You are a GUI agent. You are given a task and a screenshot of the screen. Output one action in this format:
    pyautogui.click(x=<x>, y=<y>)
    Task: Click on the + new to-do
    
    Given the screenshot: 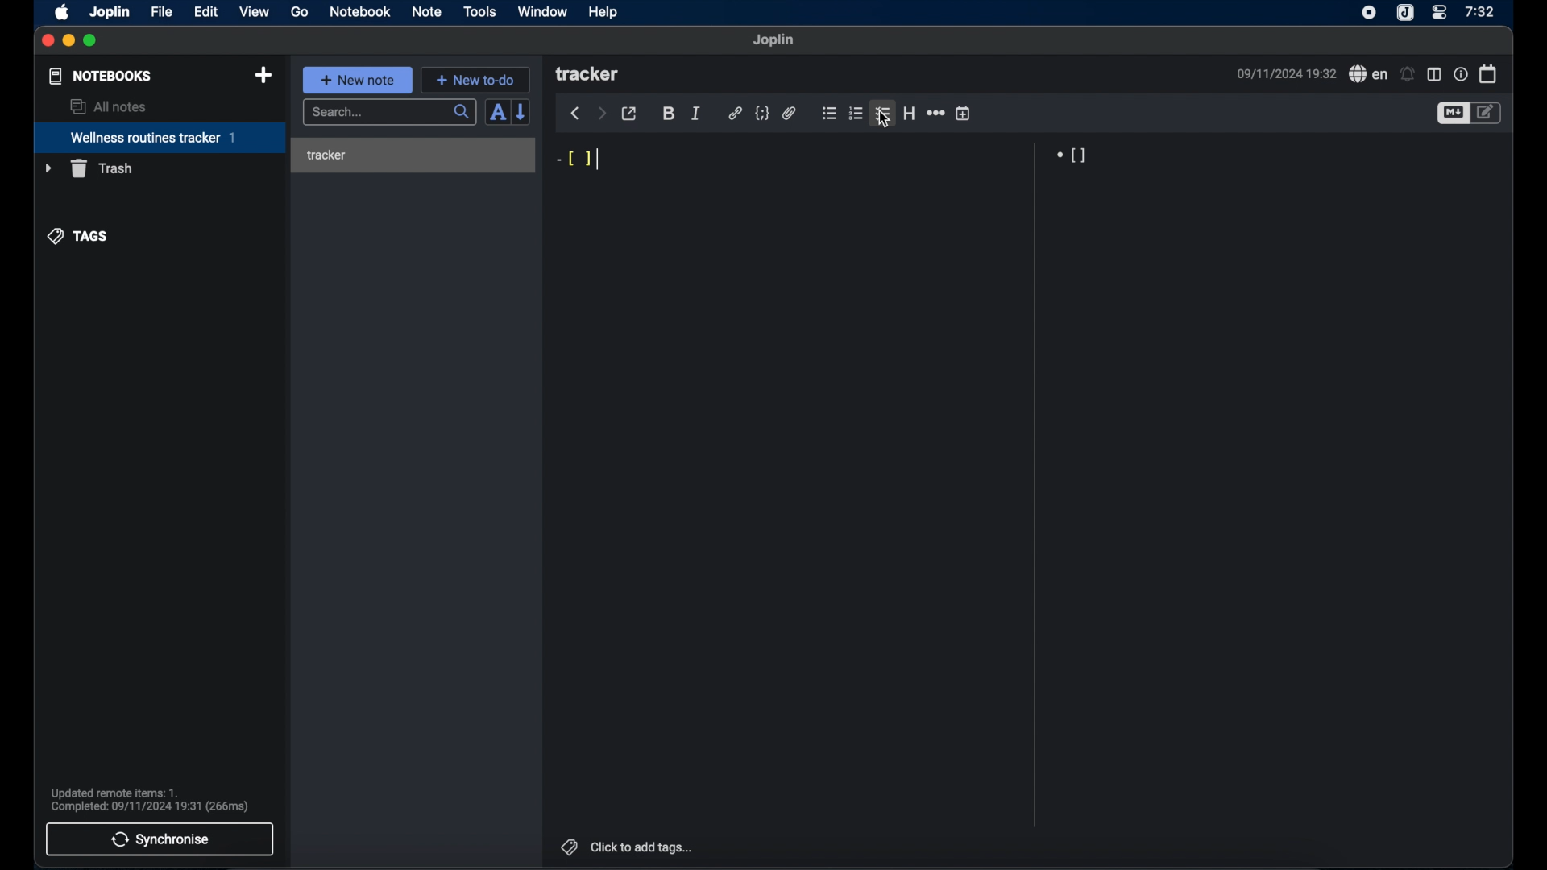 What is the action you would take?
    pyautogui.click(x=475, y=79)
    